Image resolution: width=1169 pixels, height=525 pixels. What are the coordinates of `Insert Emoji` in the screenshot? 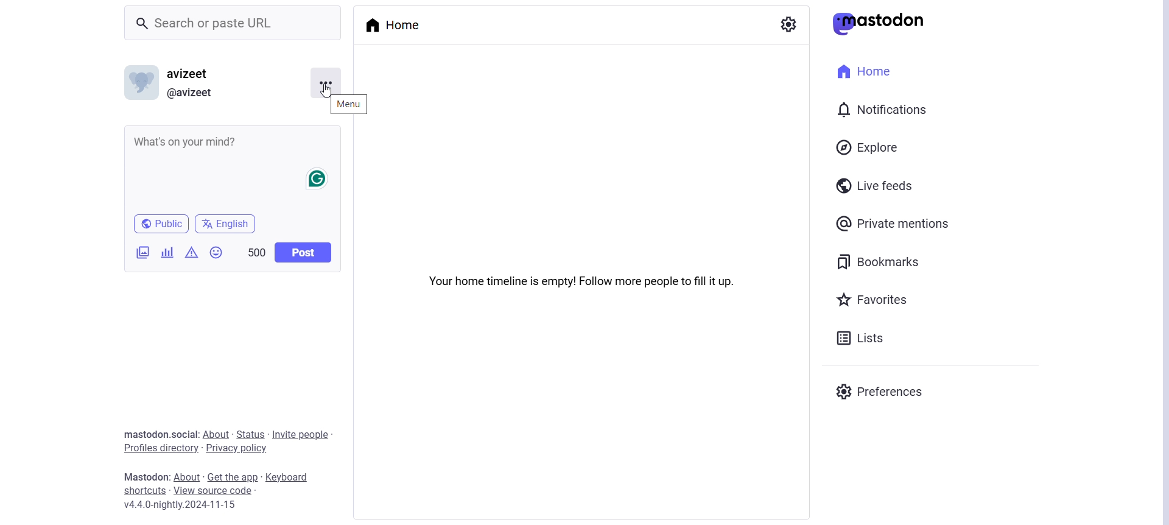 It's located at (216, 252).